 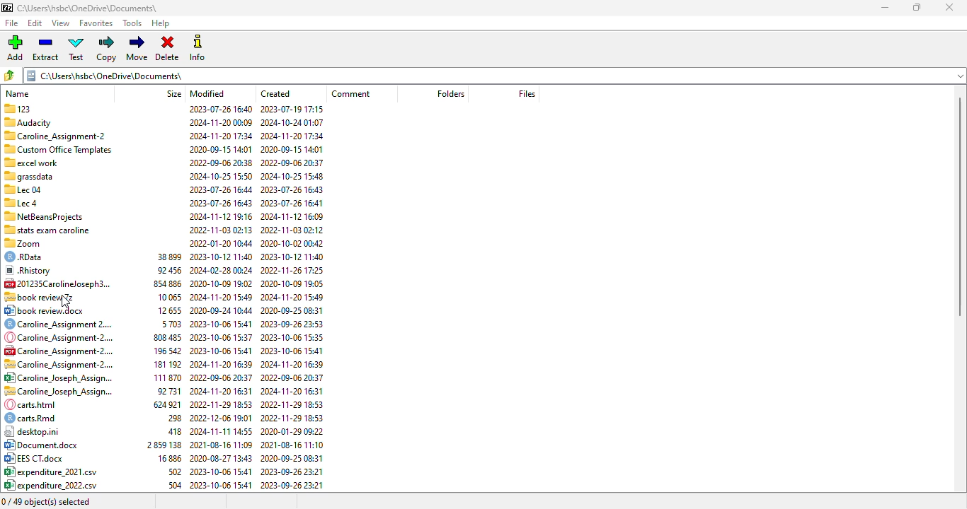 What do you see at coordinates (59, 283) in the screenshot?
I see `[4 201235Carolineloseph3.` at bounding box center [59, 283].